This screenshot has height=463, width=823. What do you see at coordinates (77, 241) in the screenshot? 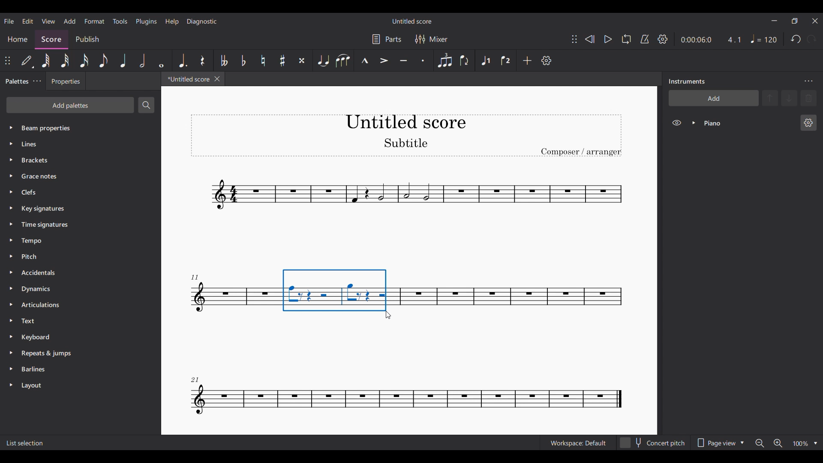
I see `Tempo` at bounding box center [77, 241].